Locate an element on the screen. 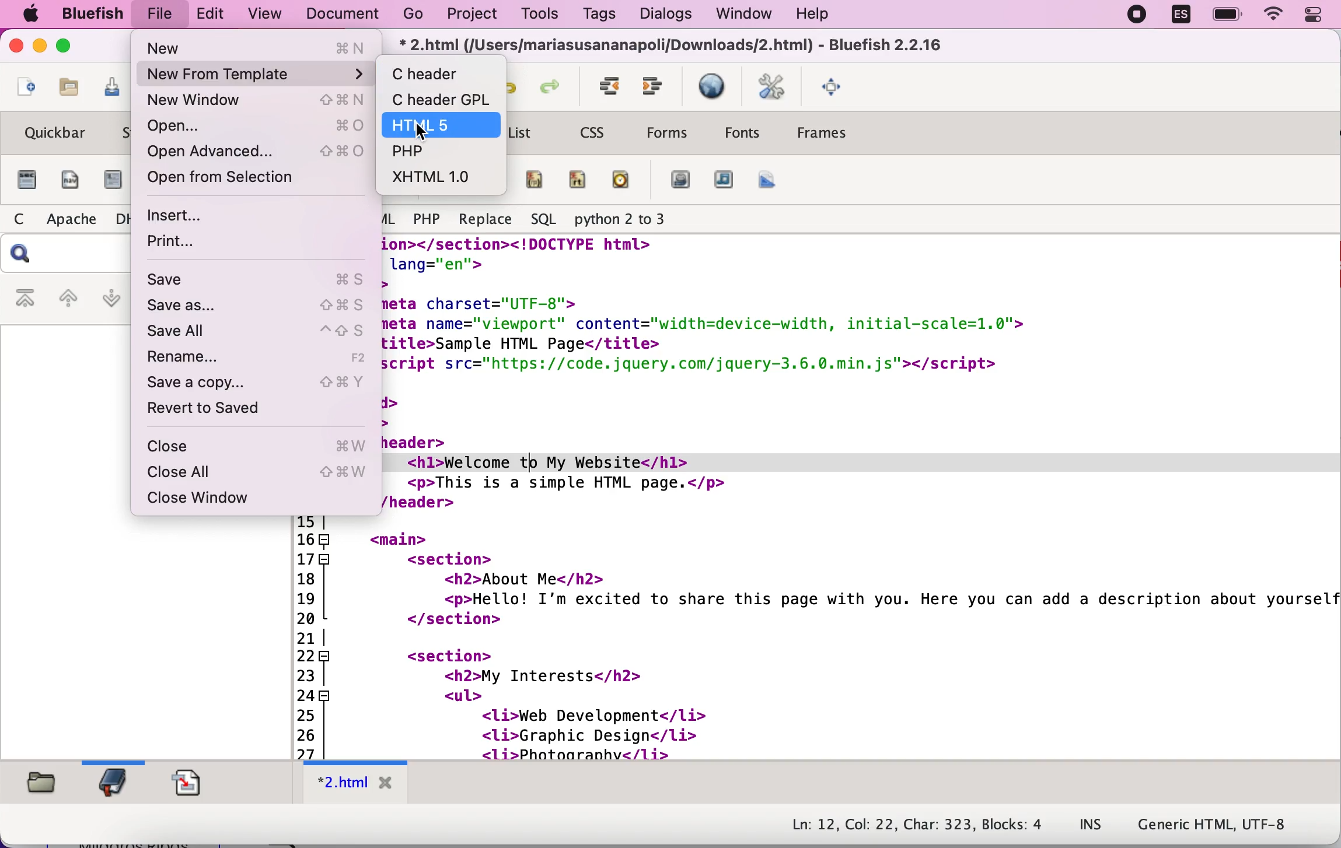  standard is located at coordinates (121, 131).